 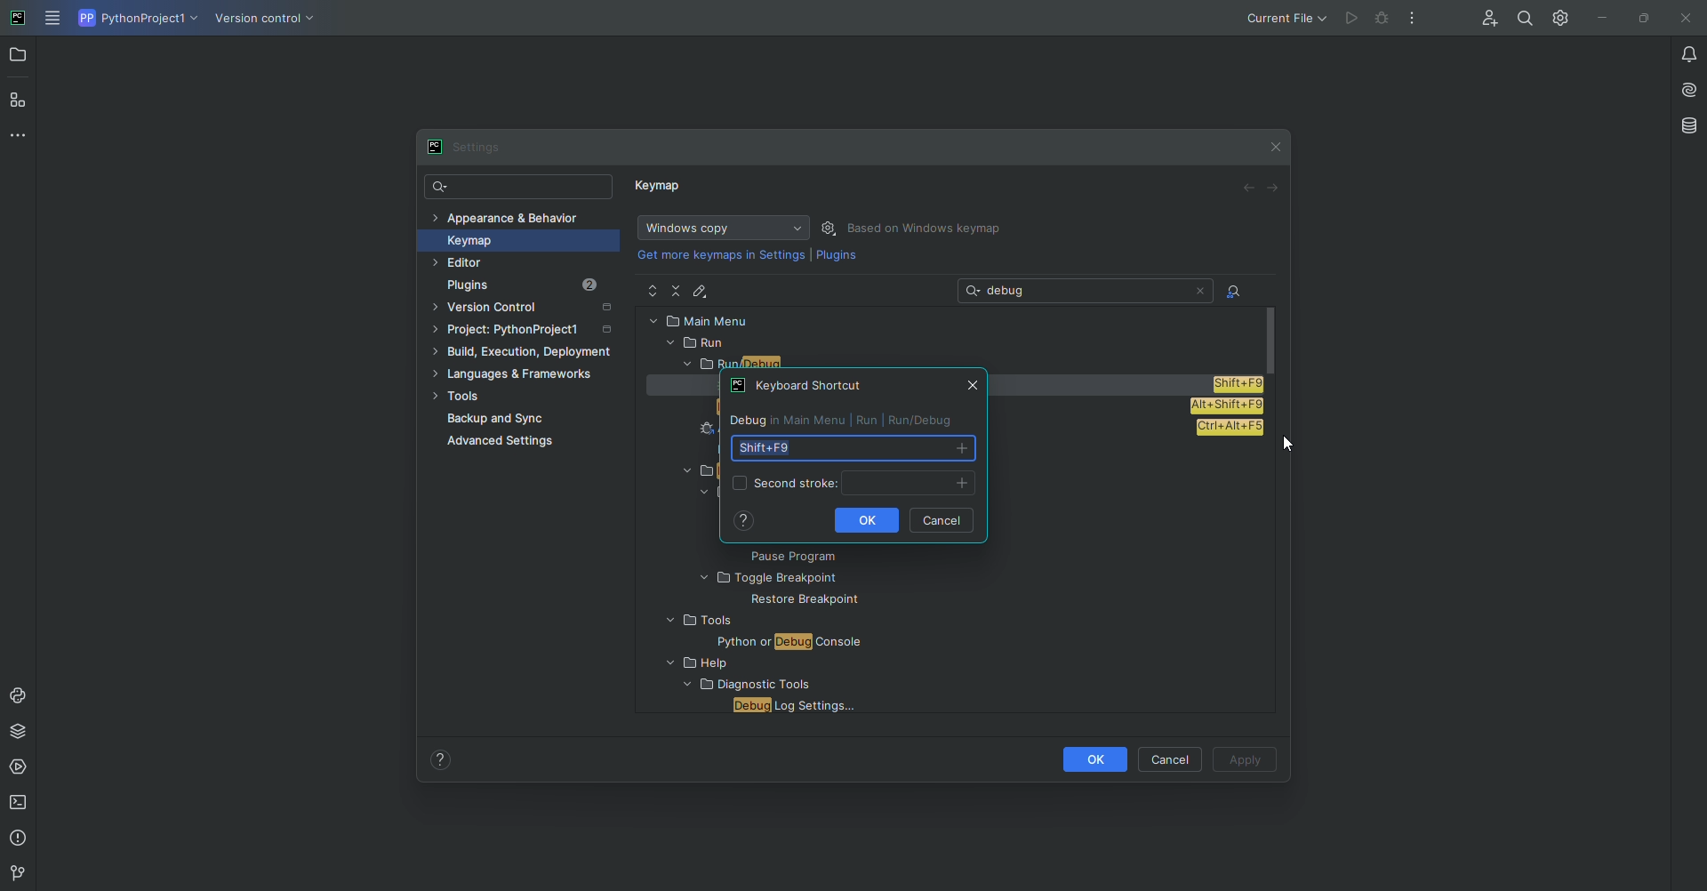 What do you see at coordinates (1416, 22) in the screenshot?
I see `More Options` at bounding box center [1416, 22].